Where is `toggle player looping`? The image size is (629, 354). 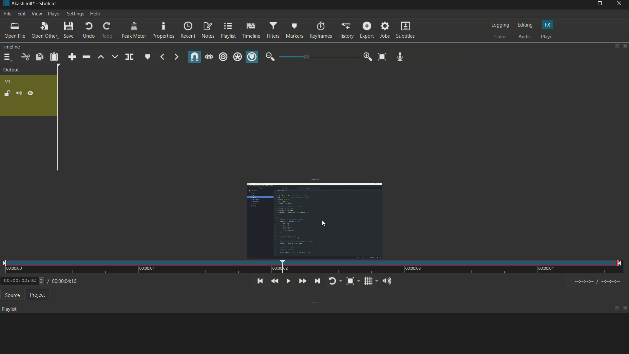 toggle player looping is located at coordinates (334, 282).